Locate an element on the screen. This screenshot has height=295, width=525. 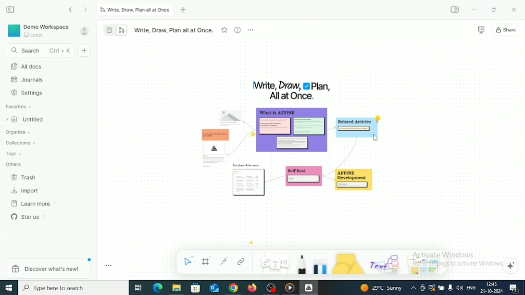
Cursor is located at coordinates (376, 139).